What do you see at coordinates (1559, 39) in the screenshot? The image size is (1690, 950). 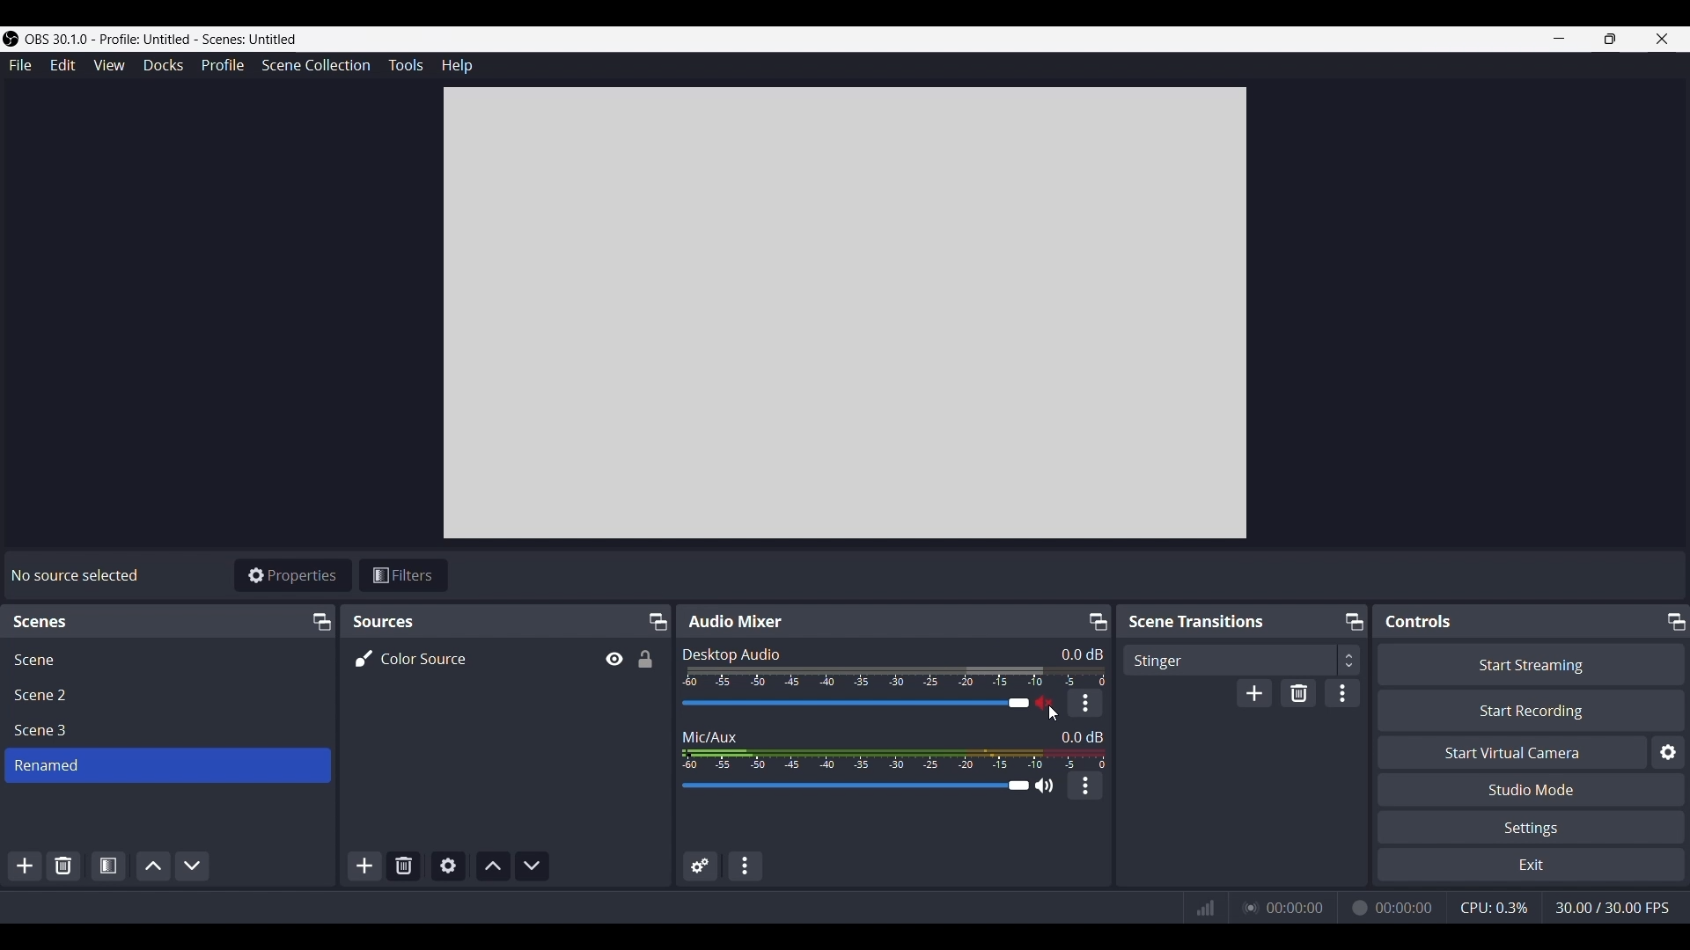 I see `Minimize` at bounding box center [1559, 39].